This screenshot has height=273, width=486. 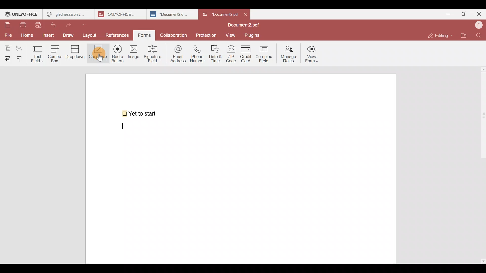 I want to click on Find, so click(x=479, y=35).